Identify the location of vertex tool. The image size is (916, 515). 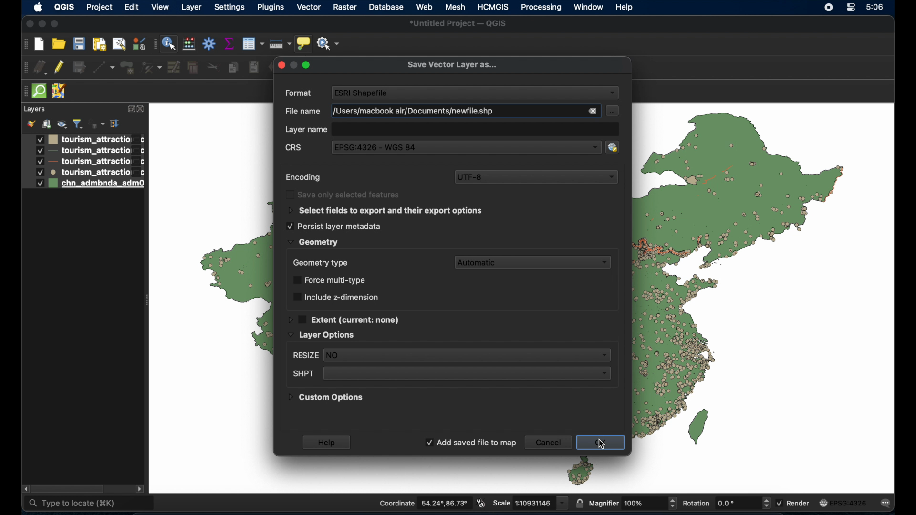
(153, 68).